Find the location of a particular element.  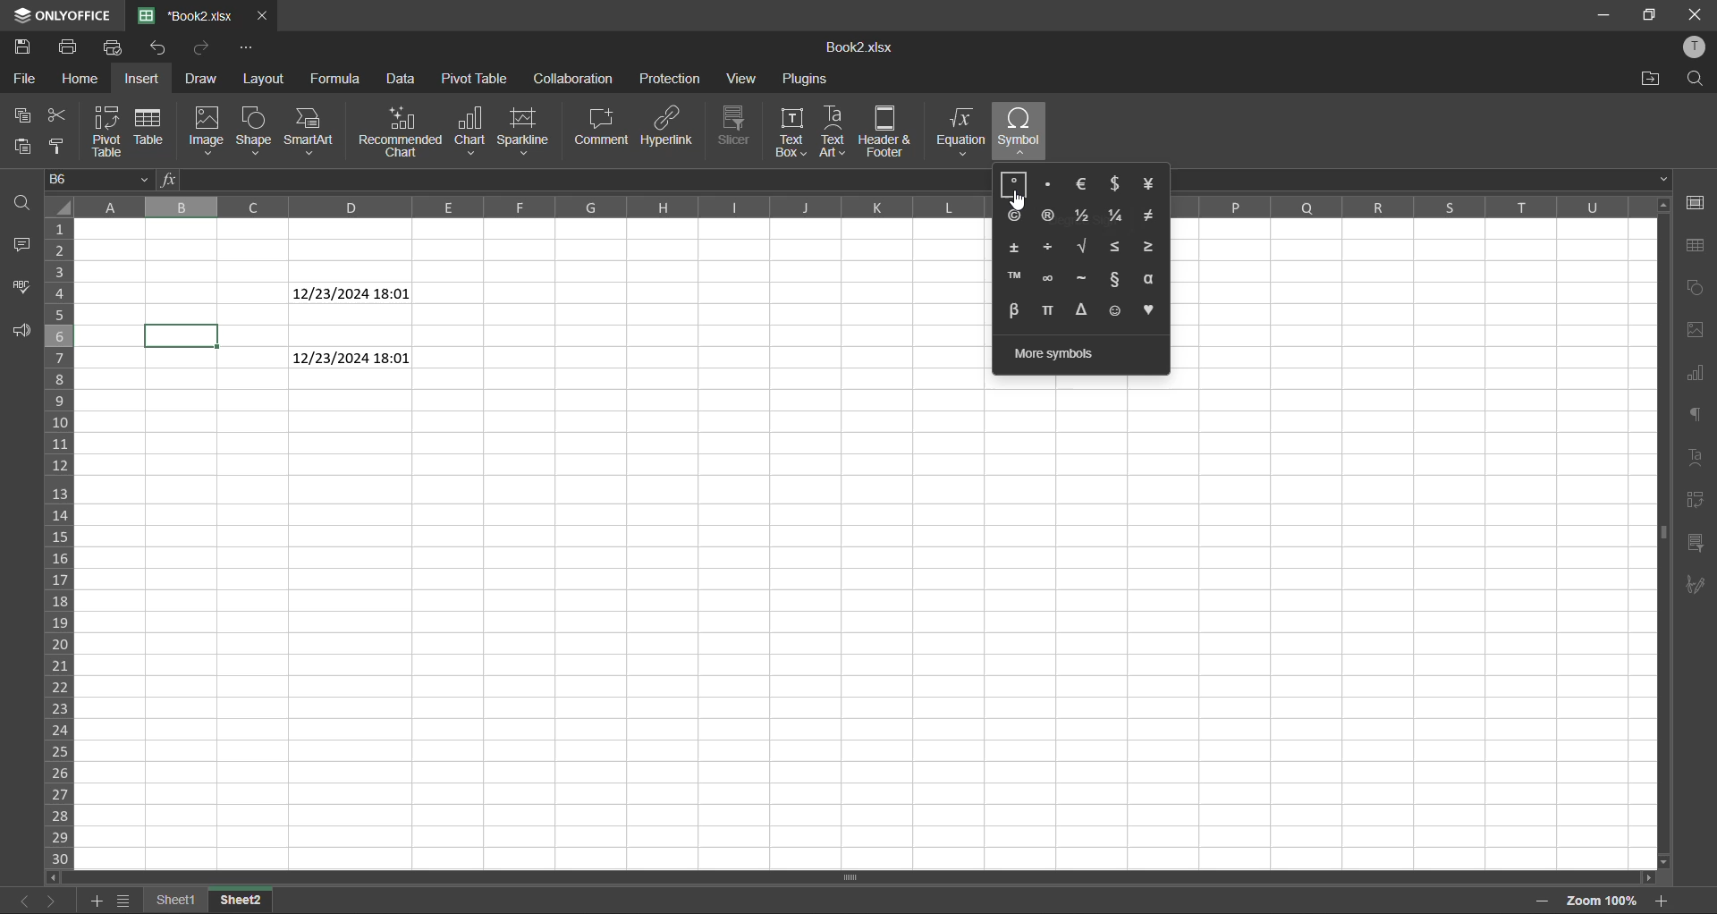

chart is located at coordinates (1694, 287).